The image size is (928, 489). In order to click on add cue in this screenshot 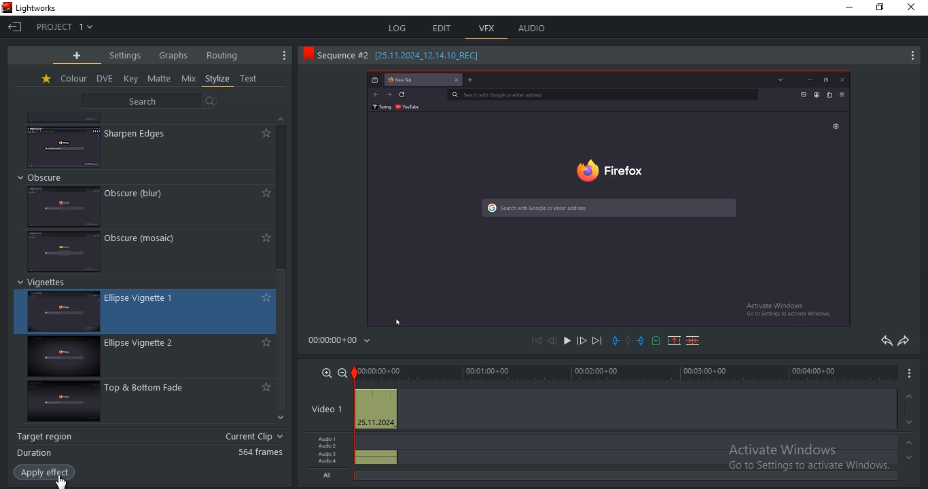, I will do `click(656, 341)`.